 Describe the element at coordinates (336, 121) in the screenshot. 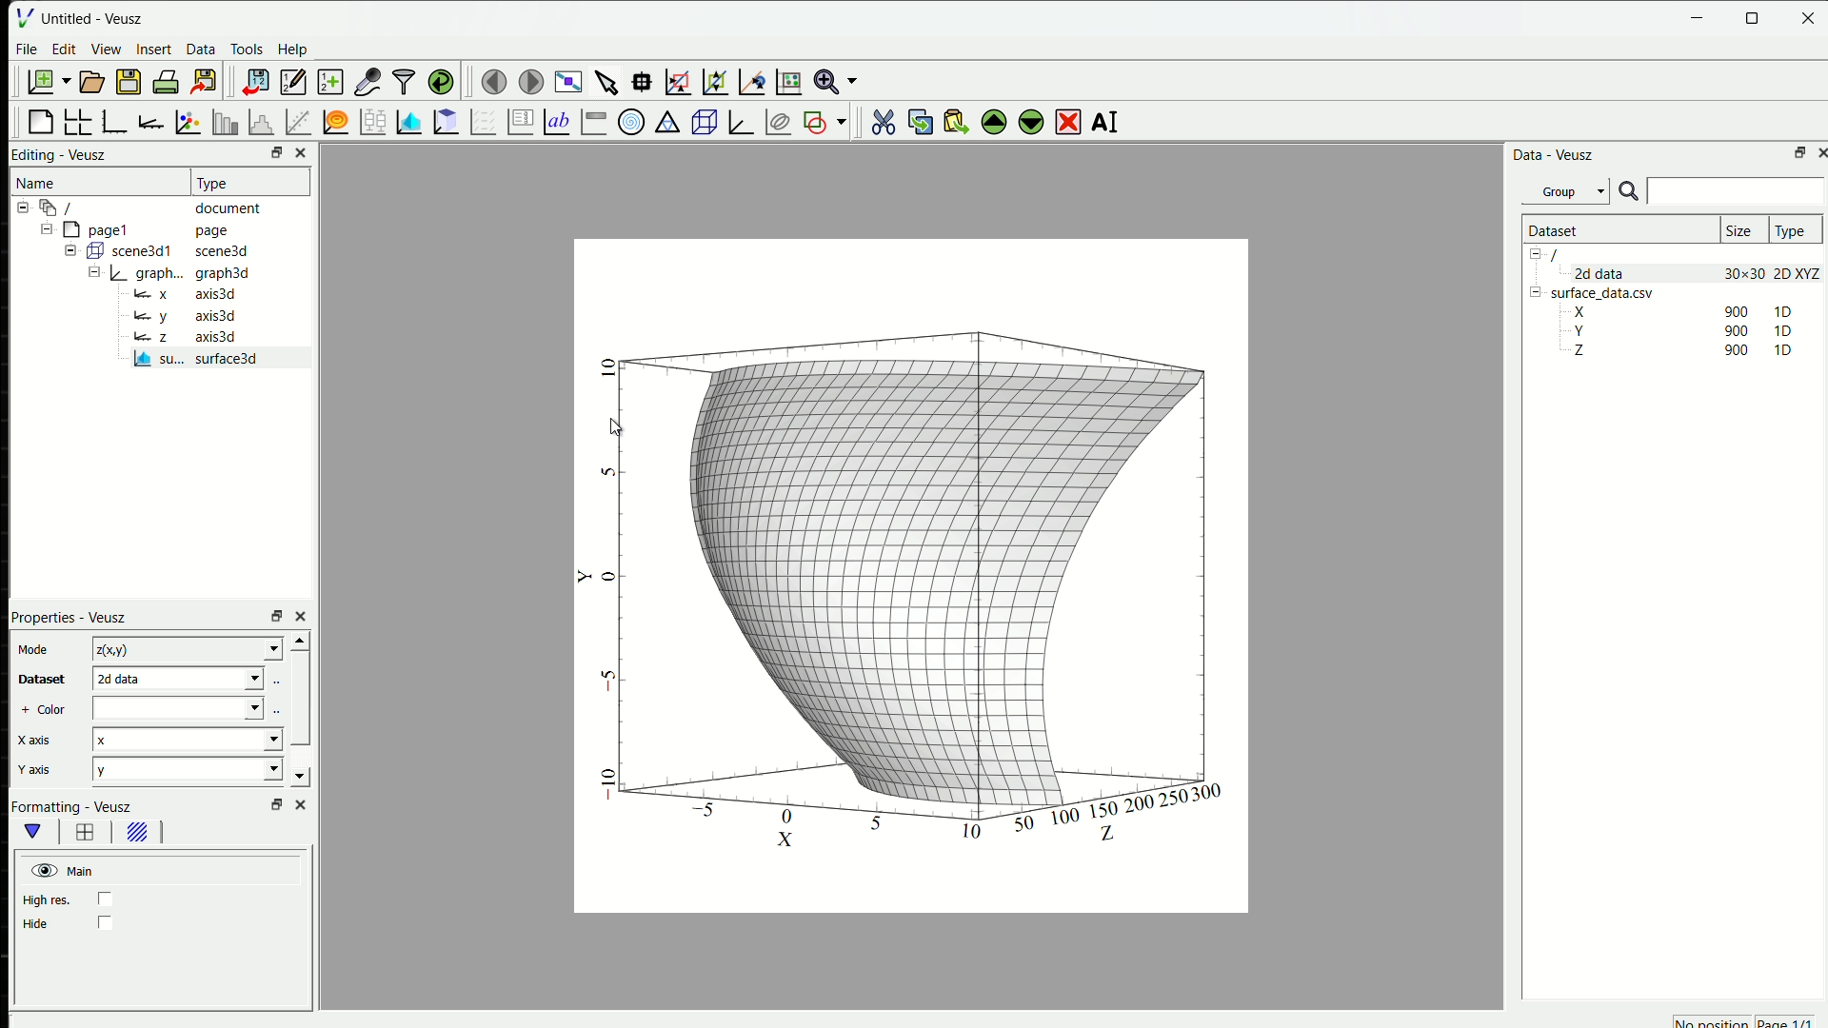

I see `plot a function ` at that location.